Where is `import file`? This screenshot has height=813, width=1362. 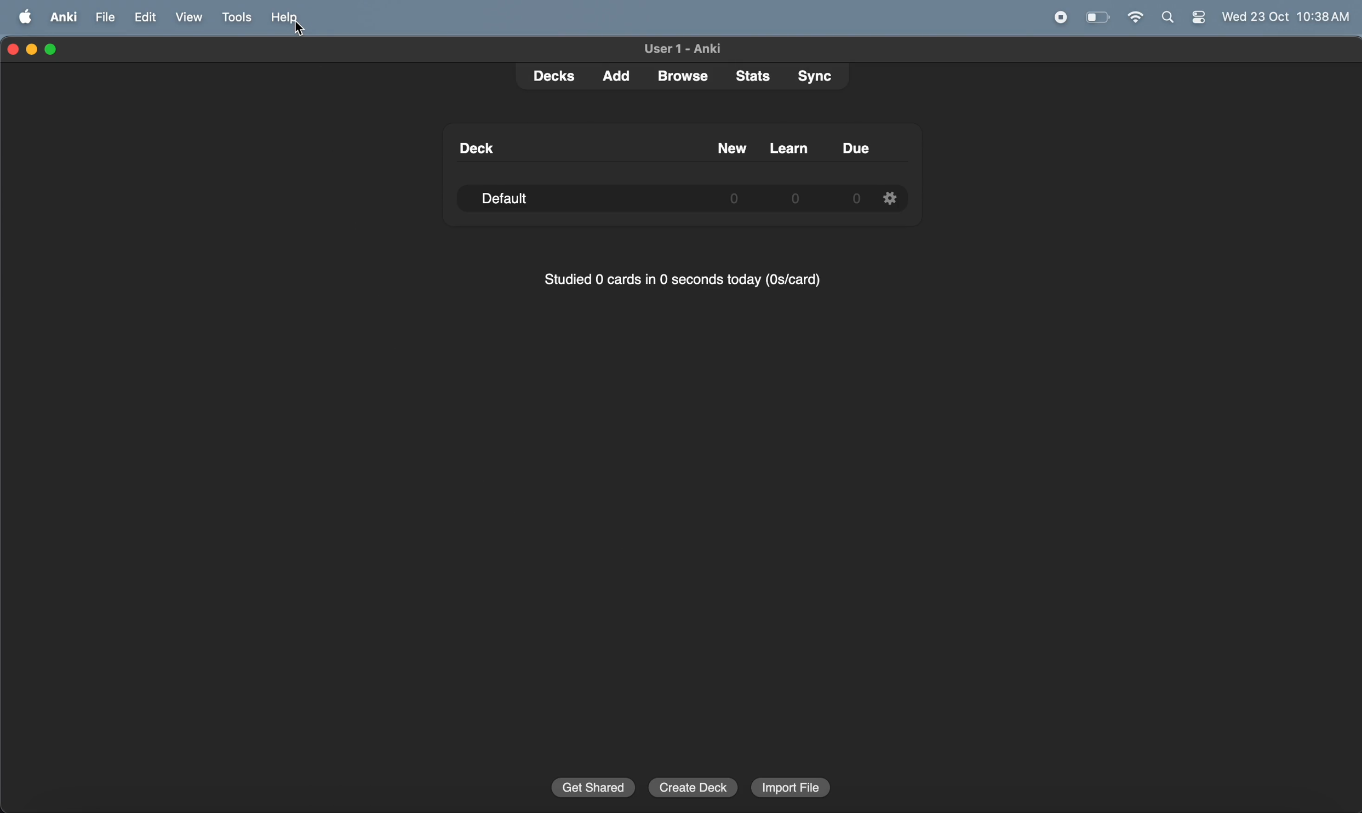 import file is located at coordinates (791, 787).